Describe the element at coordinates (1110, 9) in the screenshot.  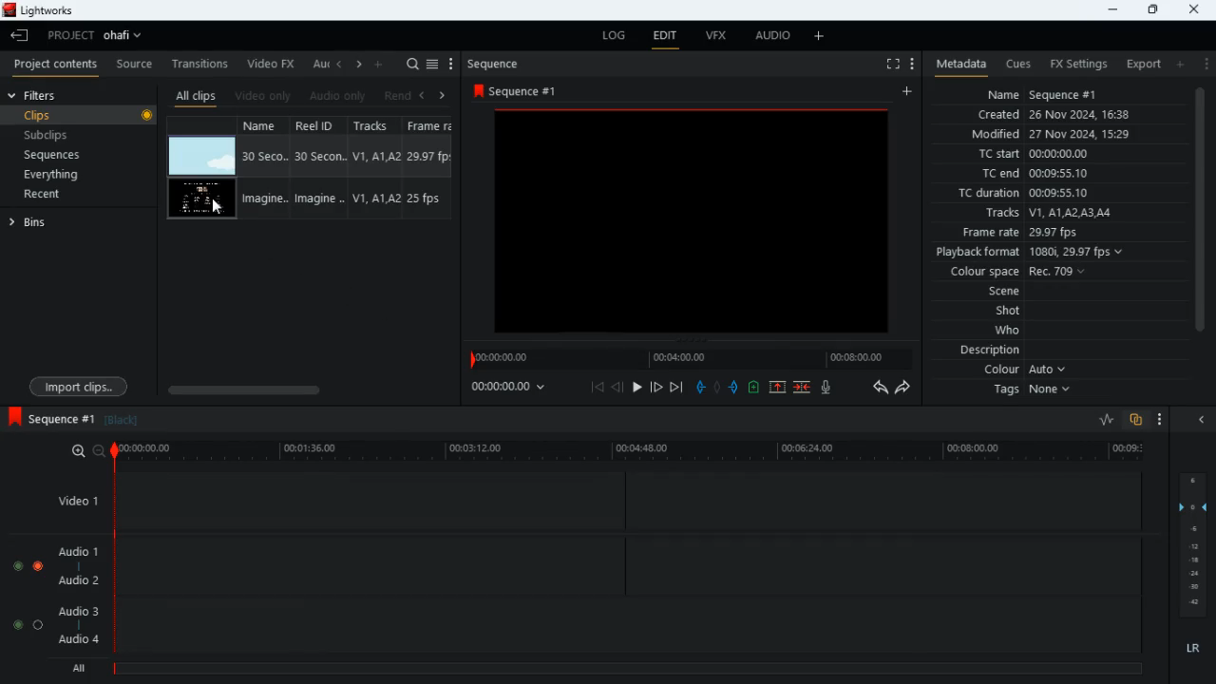
I see `minimize` at that location.